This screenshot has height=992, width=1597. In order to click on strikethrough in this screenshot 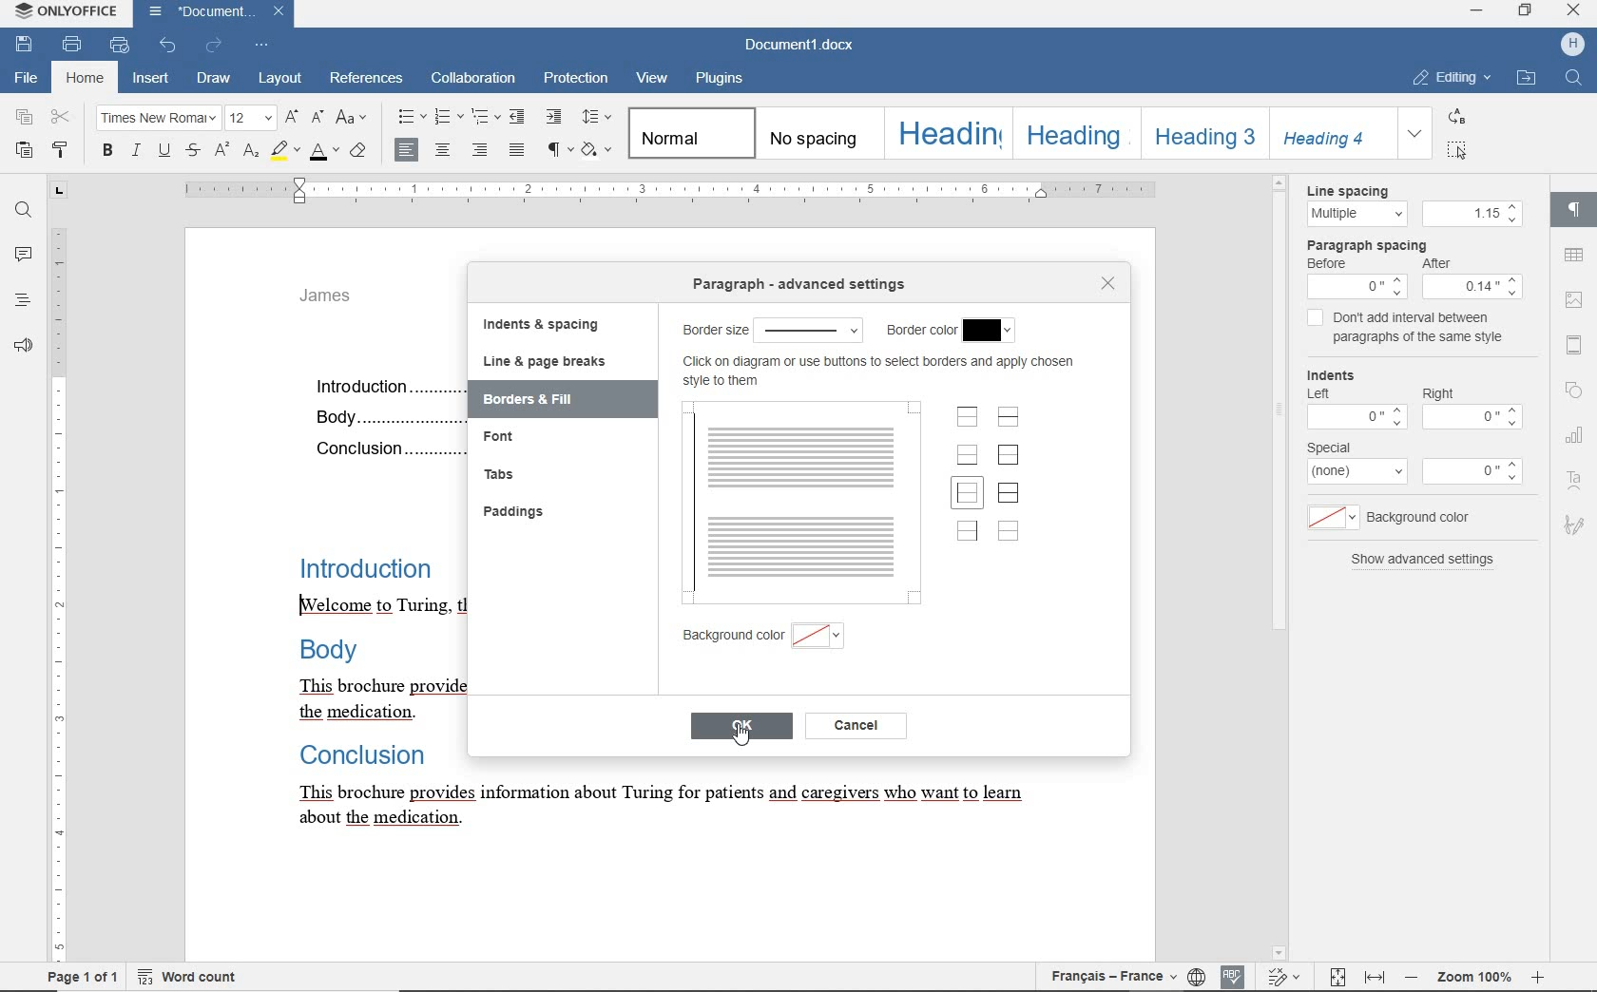, I will do `click(196, 151)`.